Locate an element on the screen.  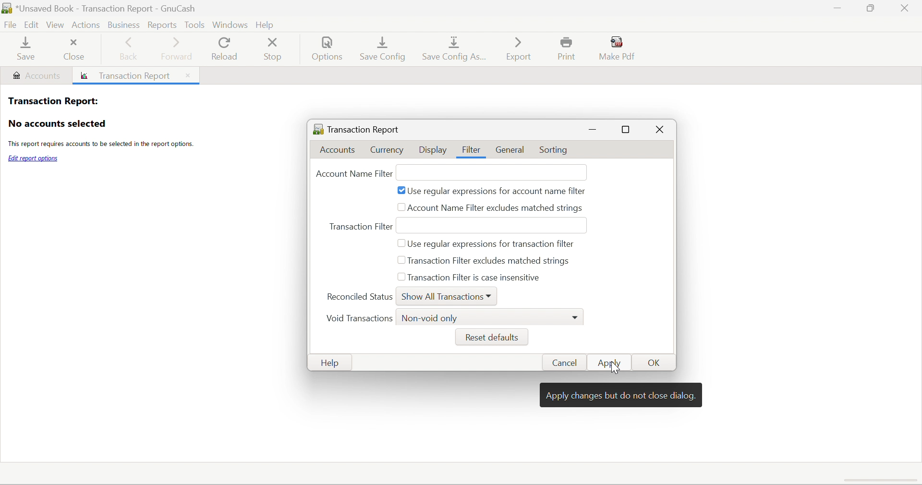
Transaction Report: is located at coordinates (52, 100).